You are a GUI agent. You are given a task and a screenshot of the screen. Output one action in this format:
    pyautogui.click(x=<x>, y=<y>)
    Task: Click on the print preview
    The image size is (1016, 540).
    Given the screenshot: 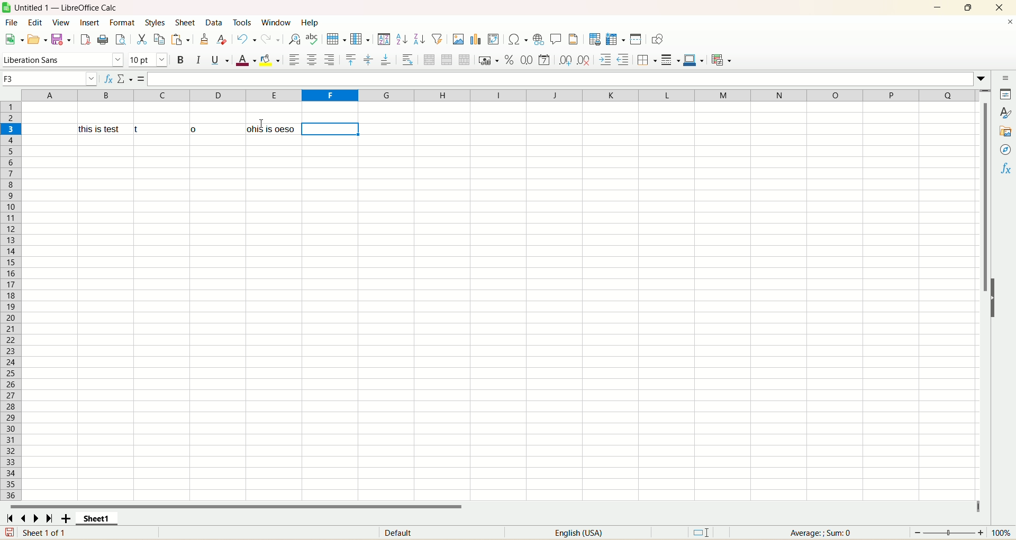 What is the action you would take?
    pyautogui.click(x=120, y=39)
    